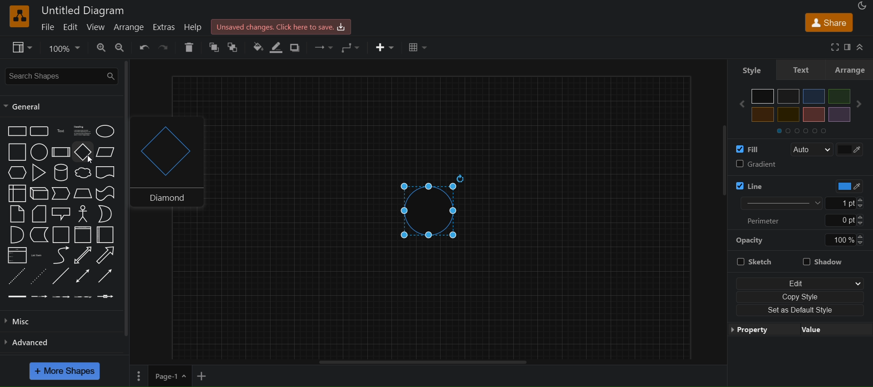 Image resolution: width=873 pixels, height=387 pixels. I want to click on connector 4, so click(83, 297).